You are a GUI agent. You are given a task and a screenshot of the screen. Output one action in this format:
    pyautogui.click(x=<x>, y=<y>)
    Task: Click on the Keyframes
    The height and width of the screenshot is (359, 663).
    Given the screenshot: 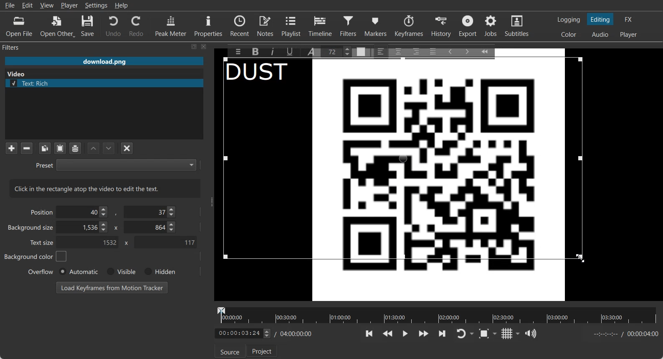 What is the action you would take?
    pyautogui.click(x=409, y=25)
    